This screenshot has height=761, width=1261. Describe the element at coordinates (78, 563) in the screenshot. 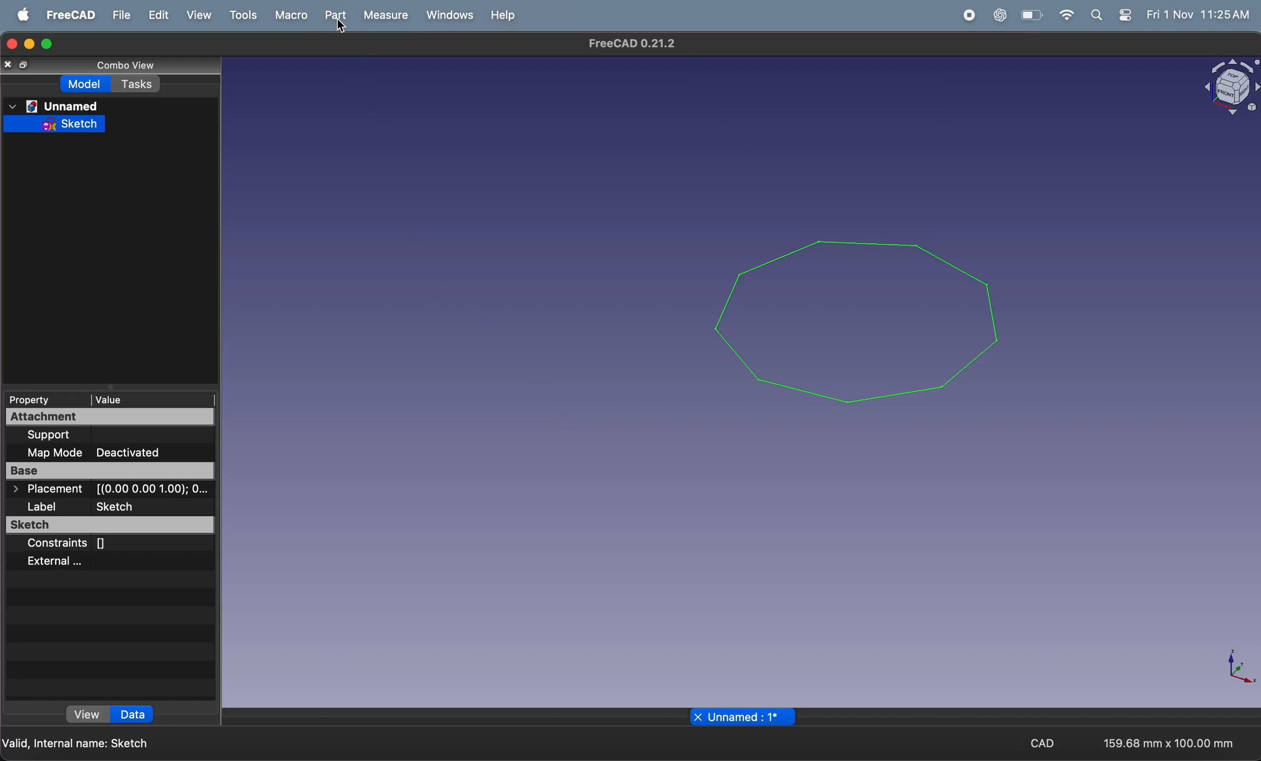

I see `external` at that location.